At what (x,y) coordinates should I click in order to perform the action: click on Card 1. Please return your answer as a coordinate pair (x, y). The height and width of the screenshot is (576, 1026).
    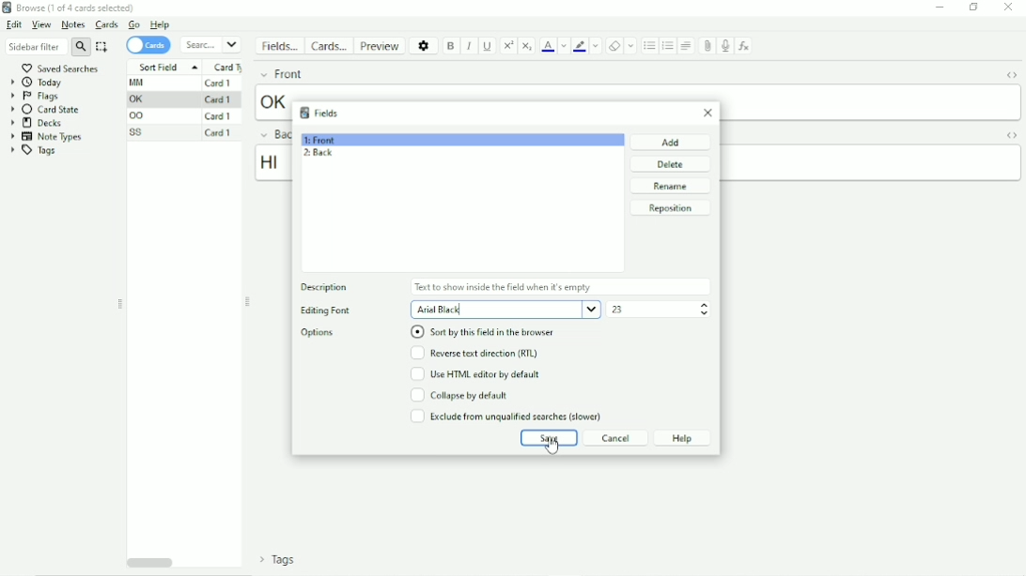
    Looking at the image, I should click on (220, 133).